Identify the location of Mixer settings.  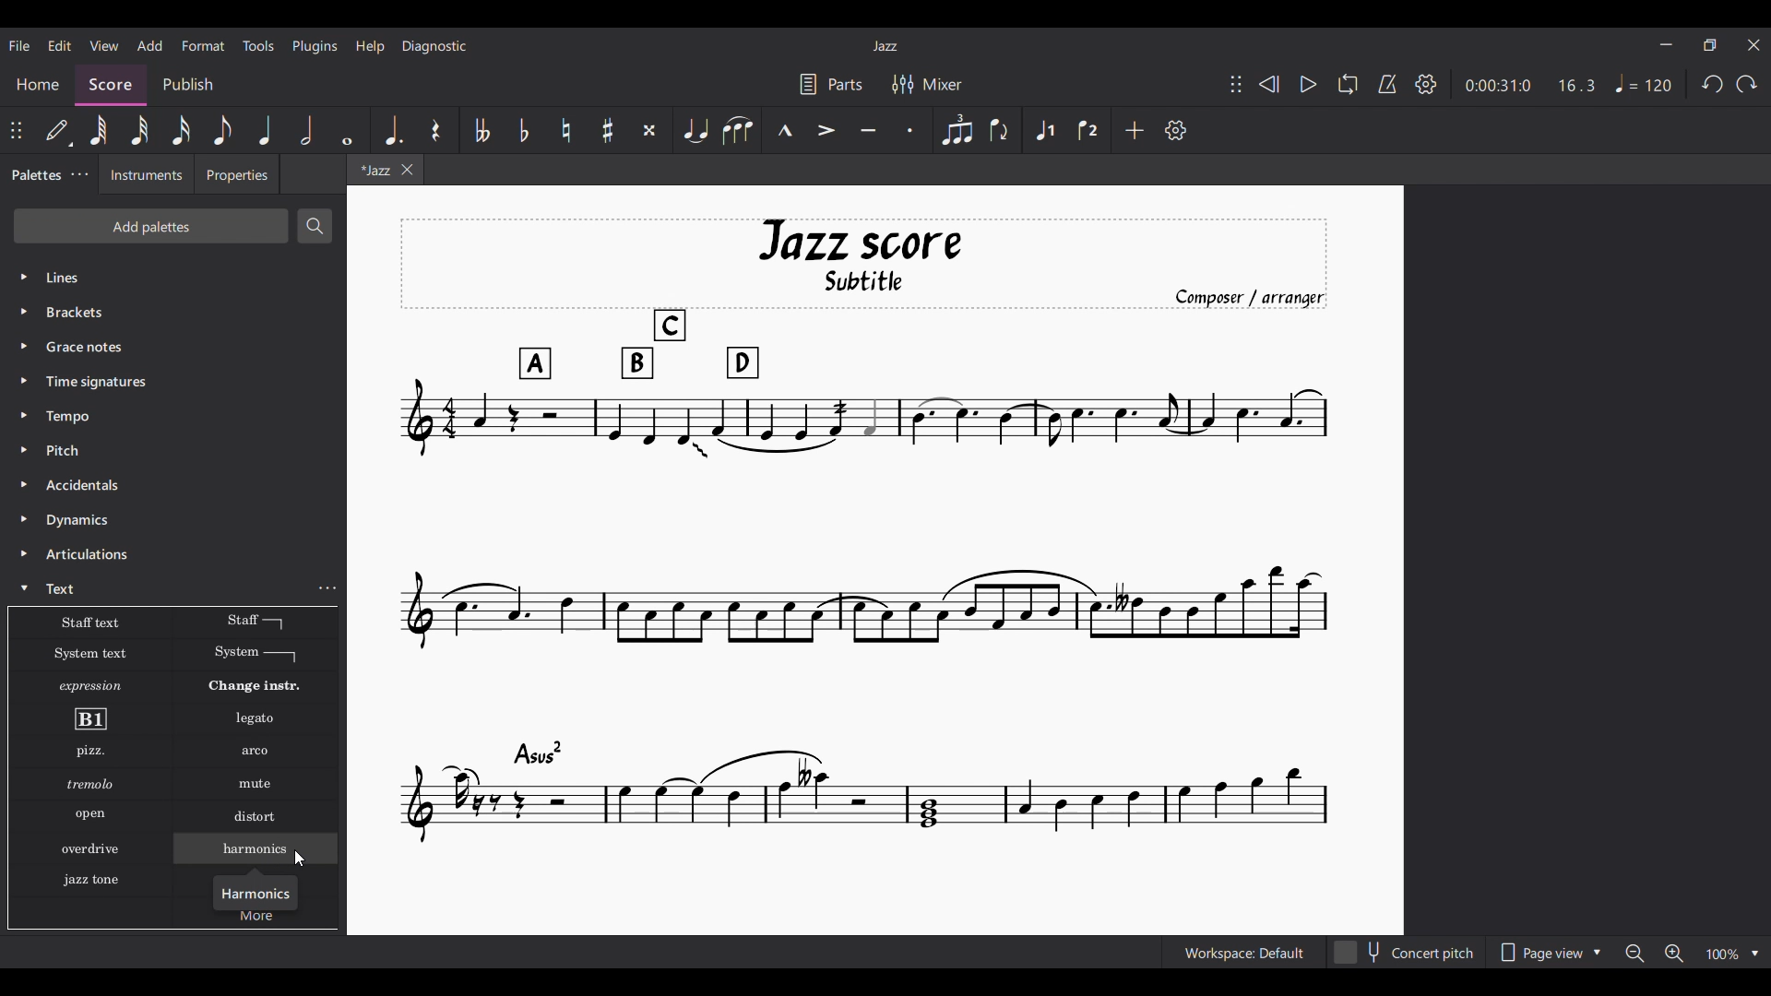
(926, 83).